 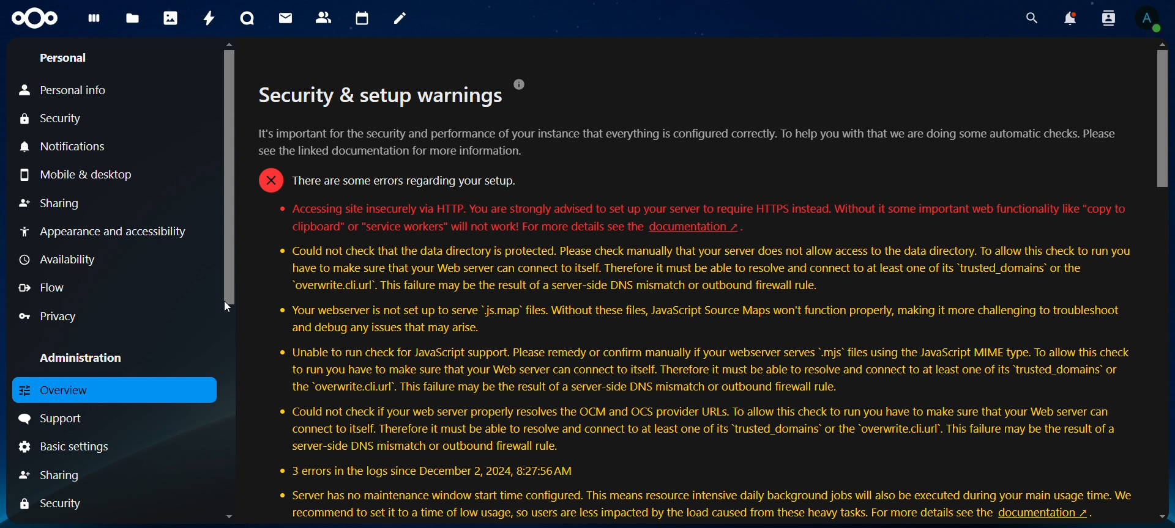 I want to click on cursor, so click(x=228, y=306).